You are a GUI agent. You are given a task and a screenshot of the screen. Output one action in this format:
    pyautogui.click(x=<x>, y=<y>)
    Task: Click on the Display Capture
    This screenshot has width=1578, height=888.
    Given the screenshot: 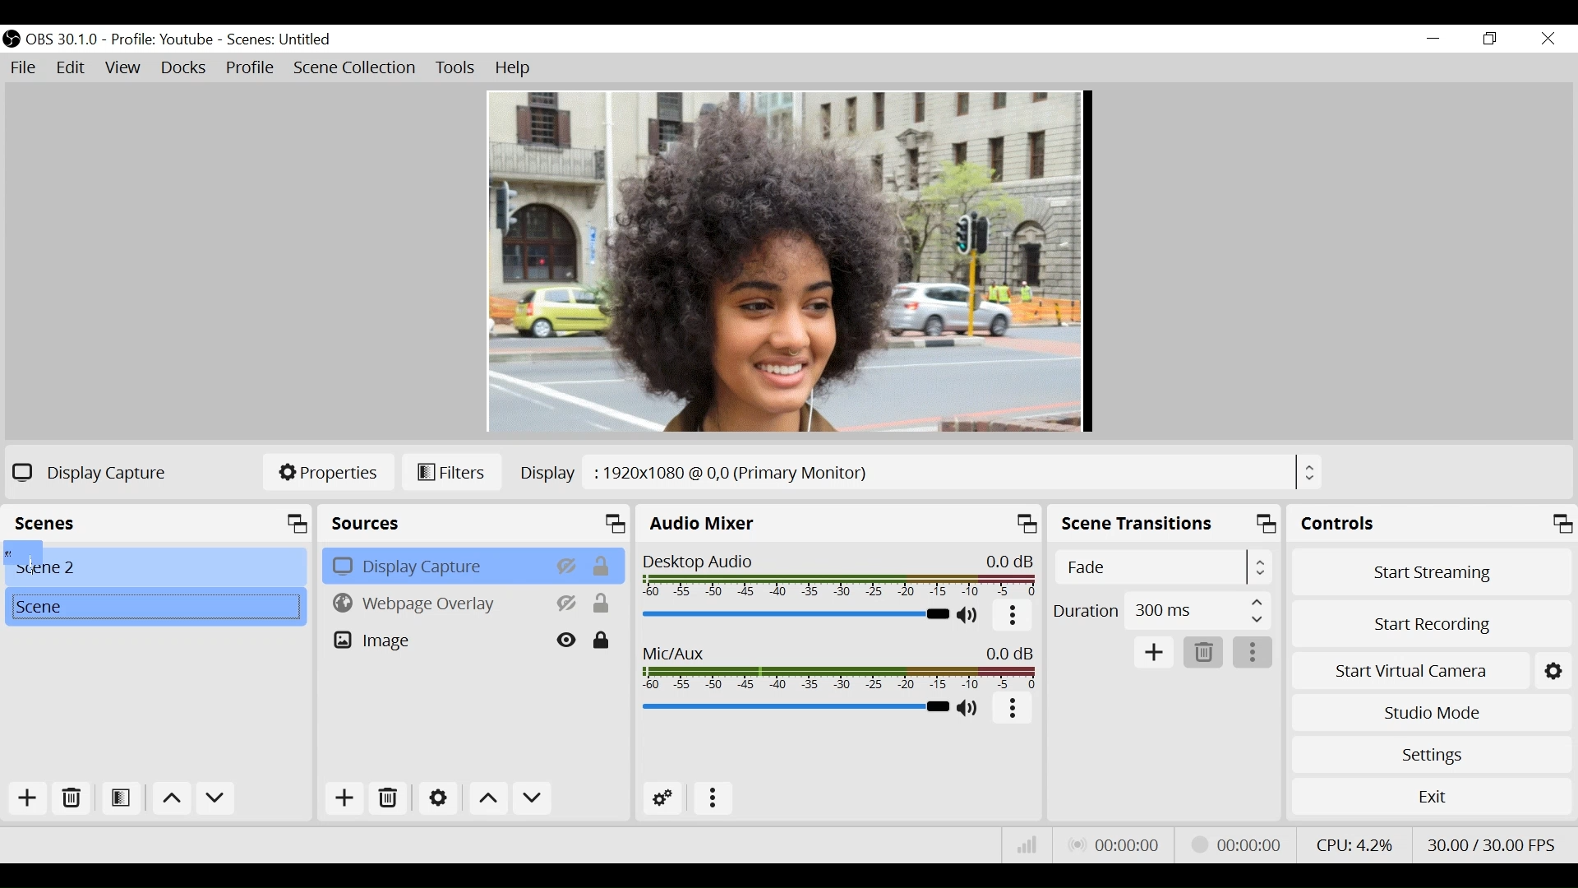 What is the action you would take?
    pyautogui.click(x=95, y=472)
    